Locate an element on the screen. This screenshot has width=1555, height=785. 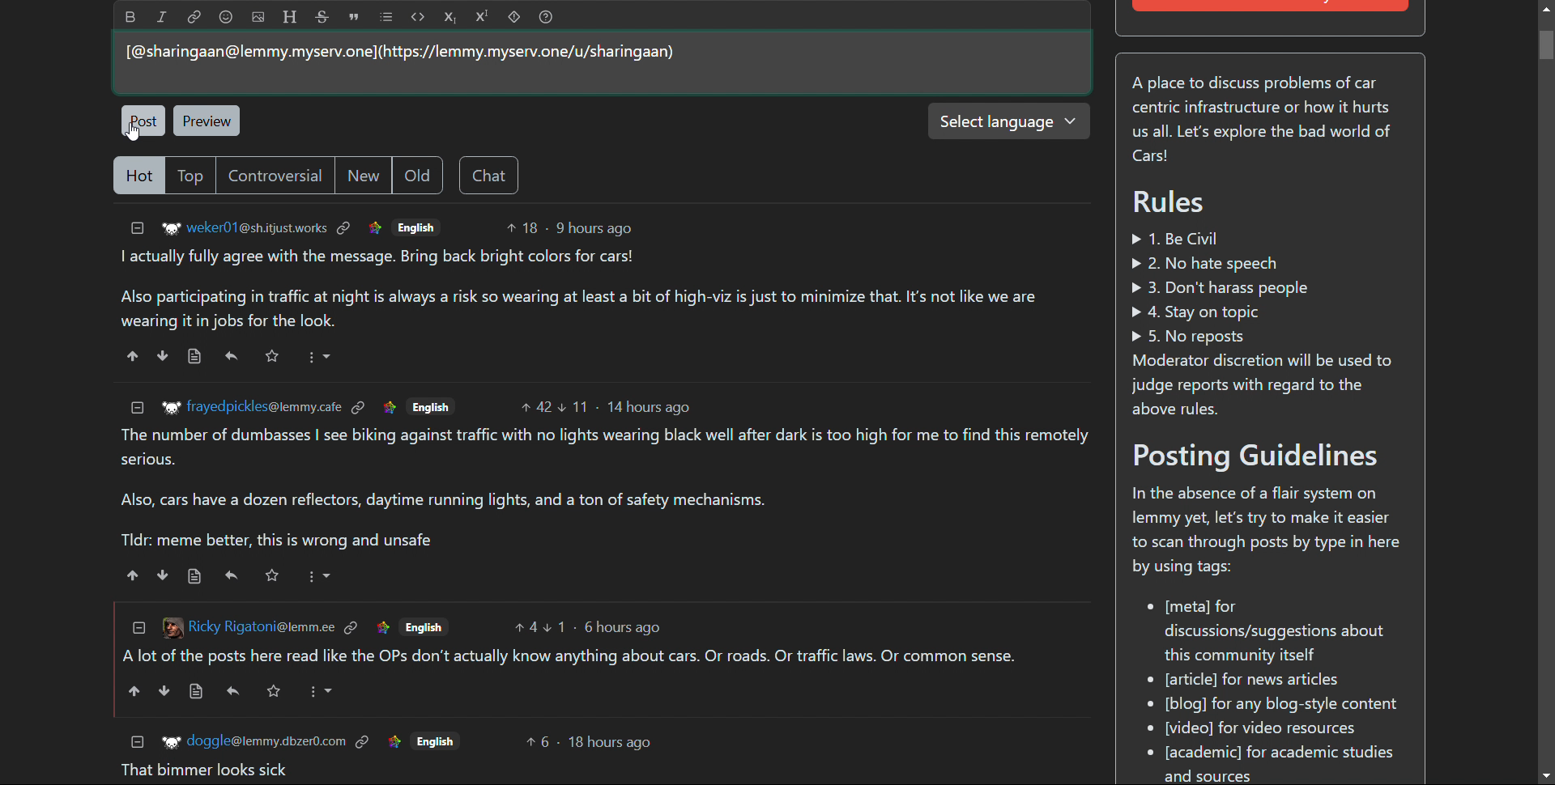
upvotes 18 is located at coordinates (522, 227).